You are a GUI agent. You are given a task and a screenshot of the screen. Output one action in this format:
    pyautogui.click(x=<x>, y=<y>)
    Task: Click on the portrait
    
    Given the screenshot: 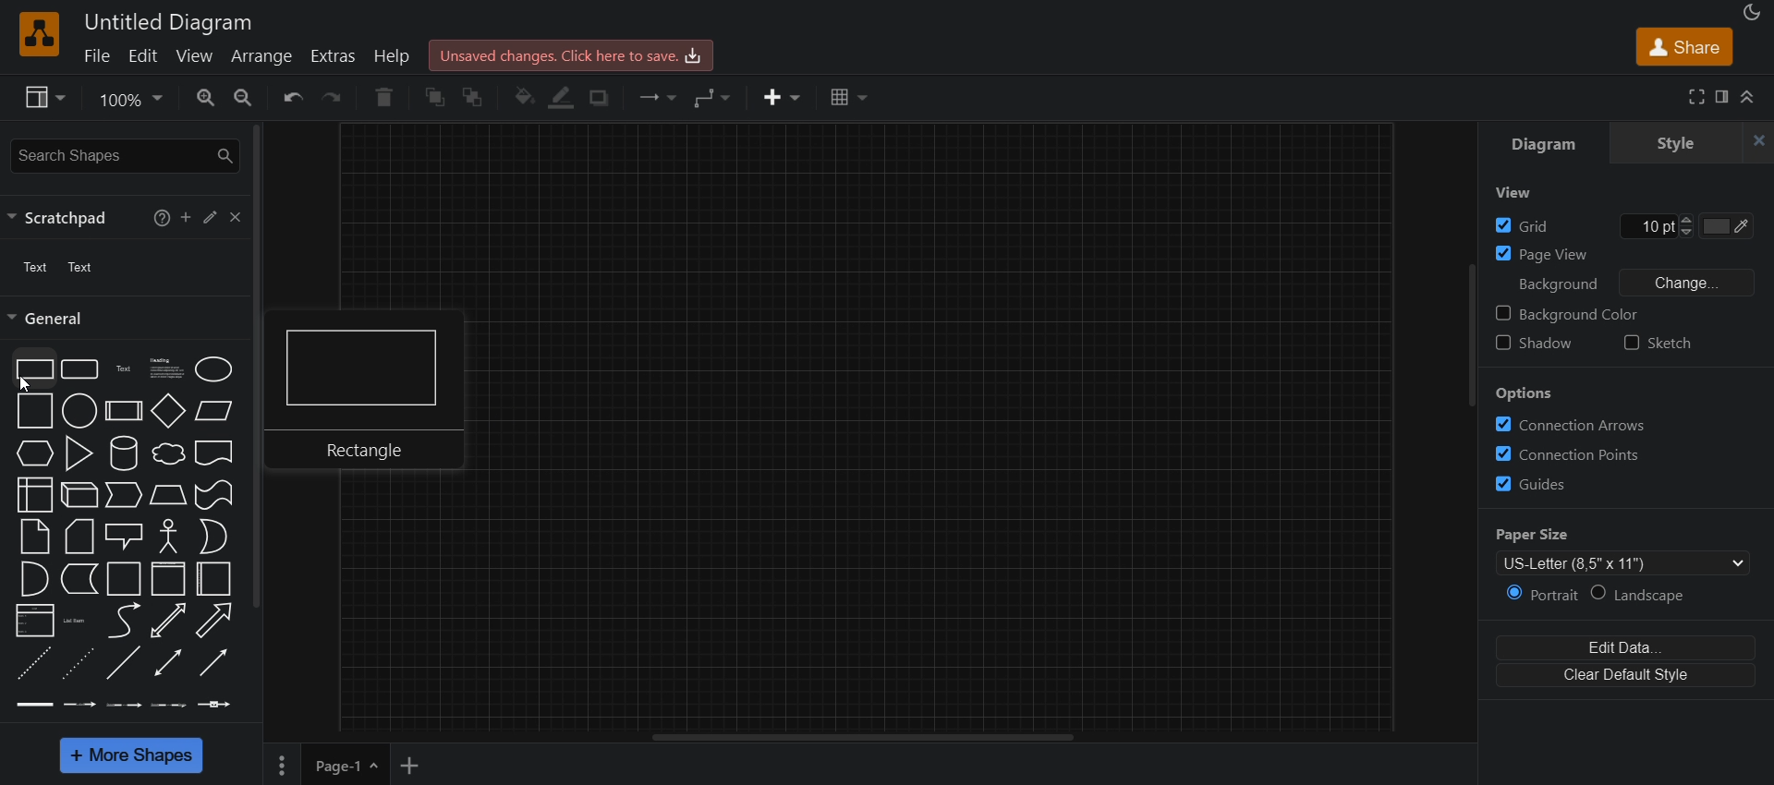 What is the action you would take?
    pyautogui.click(x=1539, y=594)
    